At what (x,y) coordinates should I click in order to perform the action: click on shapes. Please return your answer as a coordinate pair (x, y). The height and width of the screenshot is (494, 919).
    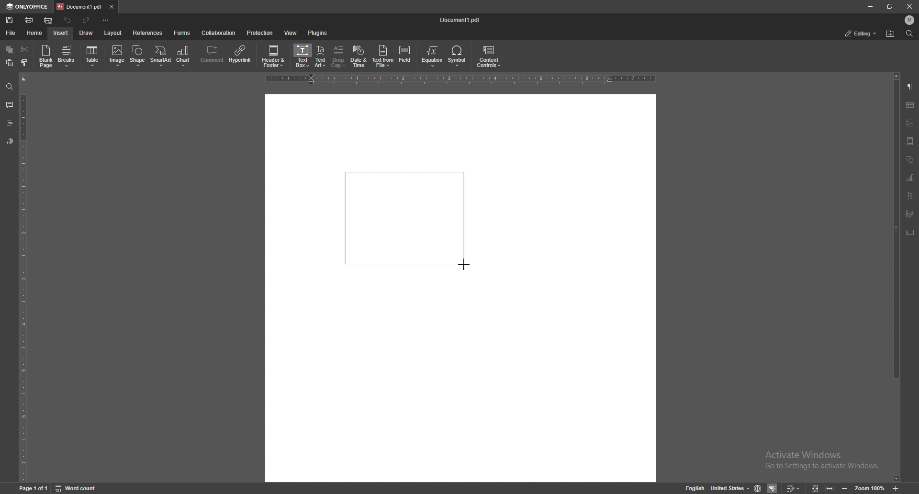
    Looking at the image, I should click on (910, 159).